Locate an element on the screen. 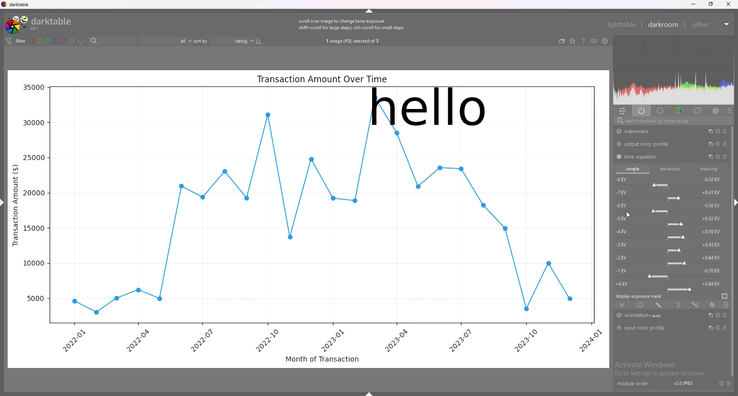 Image resolution: width=738 pixels, height=396 pixels. presets is located at coordinates (729, 111).